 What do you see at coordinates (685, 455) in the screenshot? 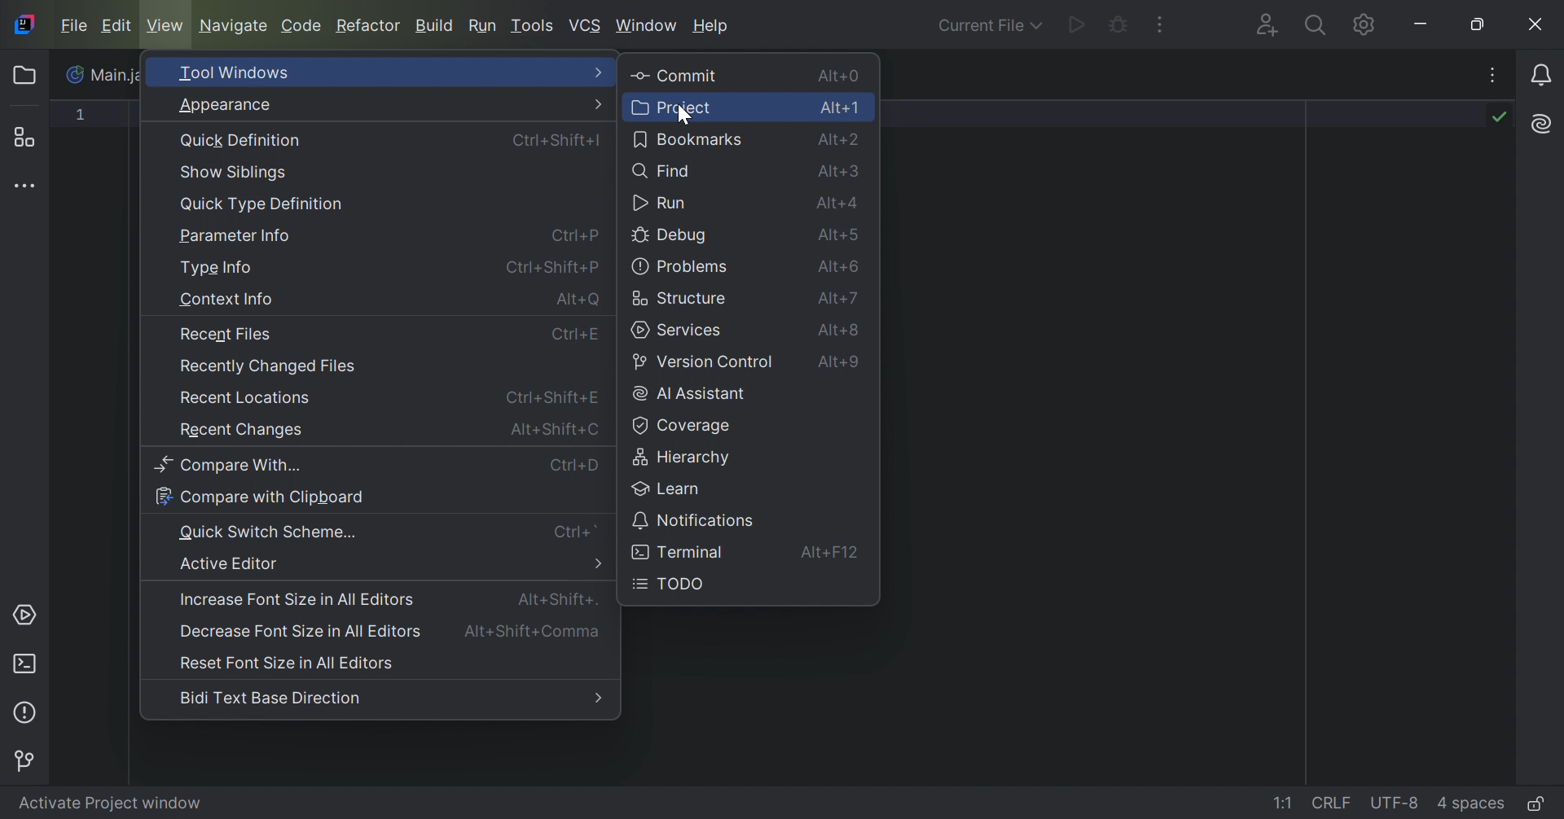
I see `Hierarchy` at bounding box center [685, 455].